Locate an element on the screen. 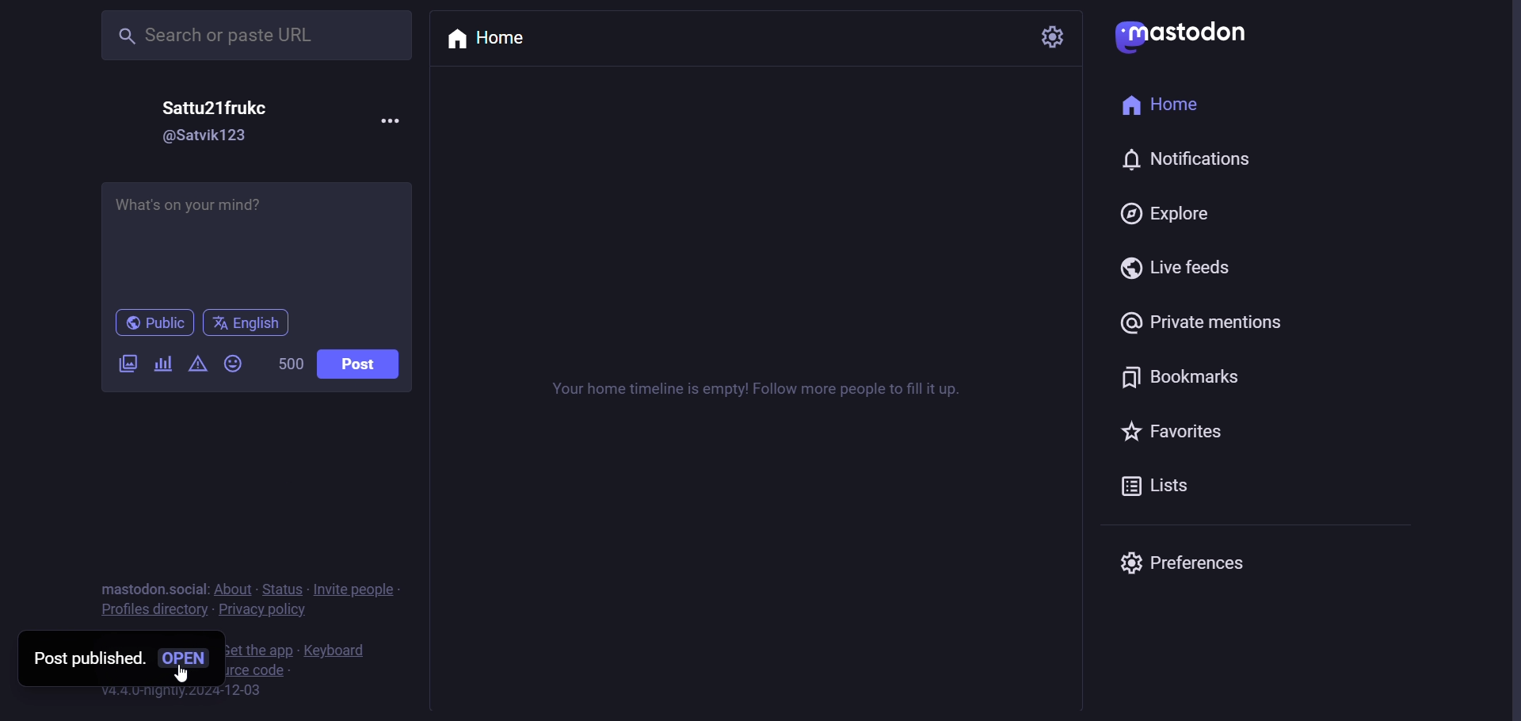 Image resolution: width=1521 pixels, height=721 pixels. home is located at coordinates (490, 42).